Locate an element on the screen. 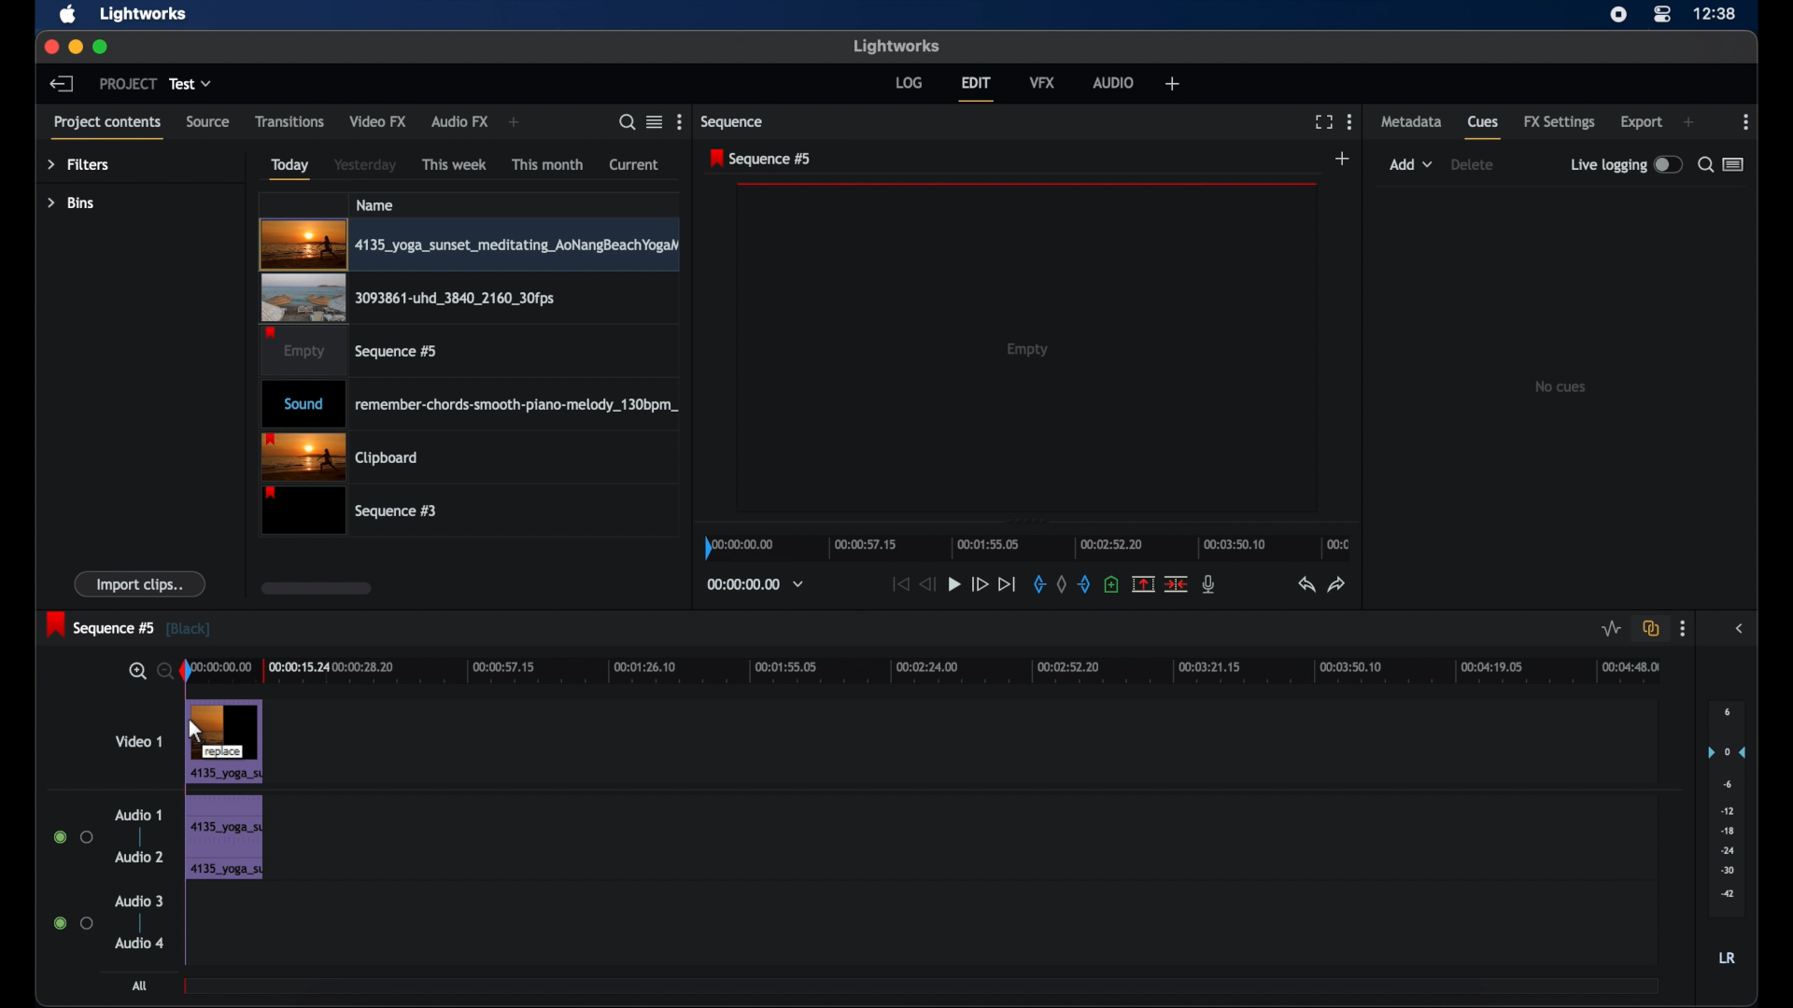 The width and height of the screenshot is (1793, 1008). Mouse Cursor is located at coordinates (196, 732).